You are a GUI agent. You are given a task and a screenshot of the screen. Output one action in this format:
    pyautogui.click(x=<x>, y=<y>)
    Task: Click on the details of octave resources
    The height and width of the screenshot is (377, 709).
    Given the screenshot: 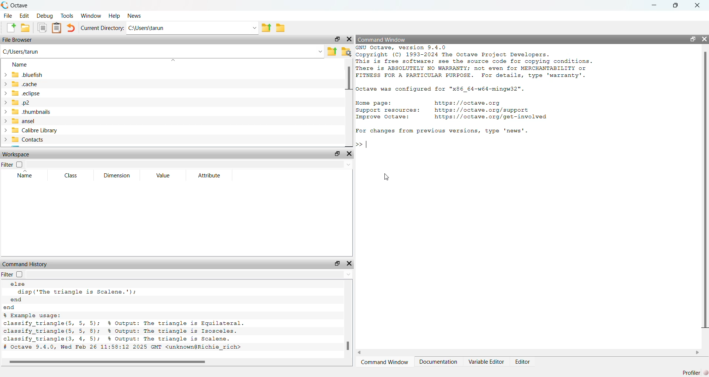 What is the action you would take?
    pyautogui.click(x=452, y=111)
    